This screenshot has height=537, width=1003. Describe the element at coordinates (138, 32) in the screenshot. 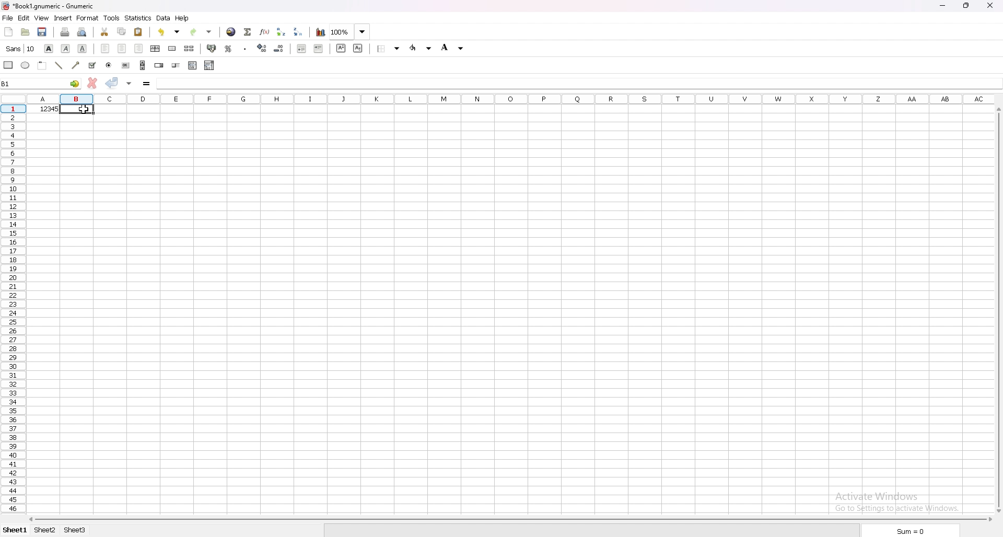

I see `paste` at that location.